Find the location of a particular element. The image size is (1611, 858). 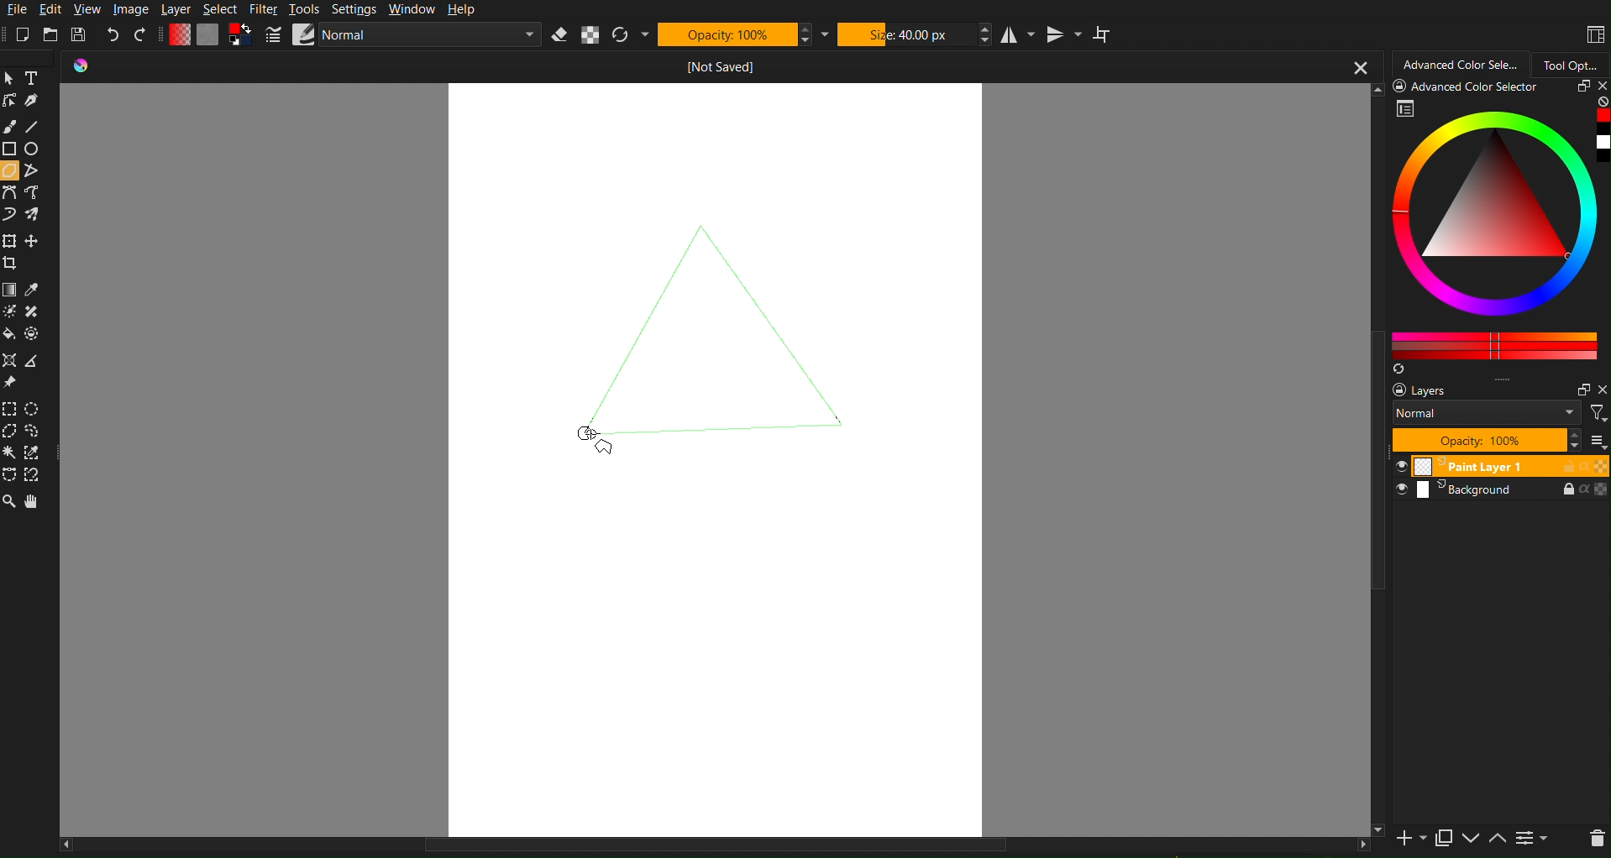

Horizontal Mirror is located at coordinates (1017, 34).